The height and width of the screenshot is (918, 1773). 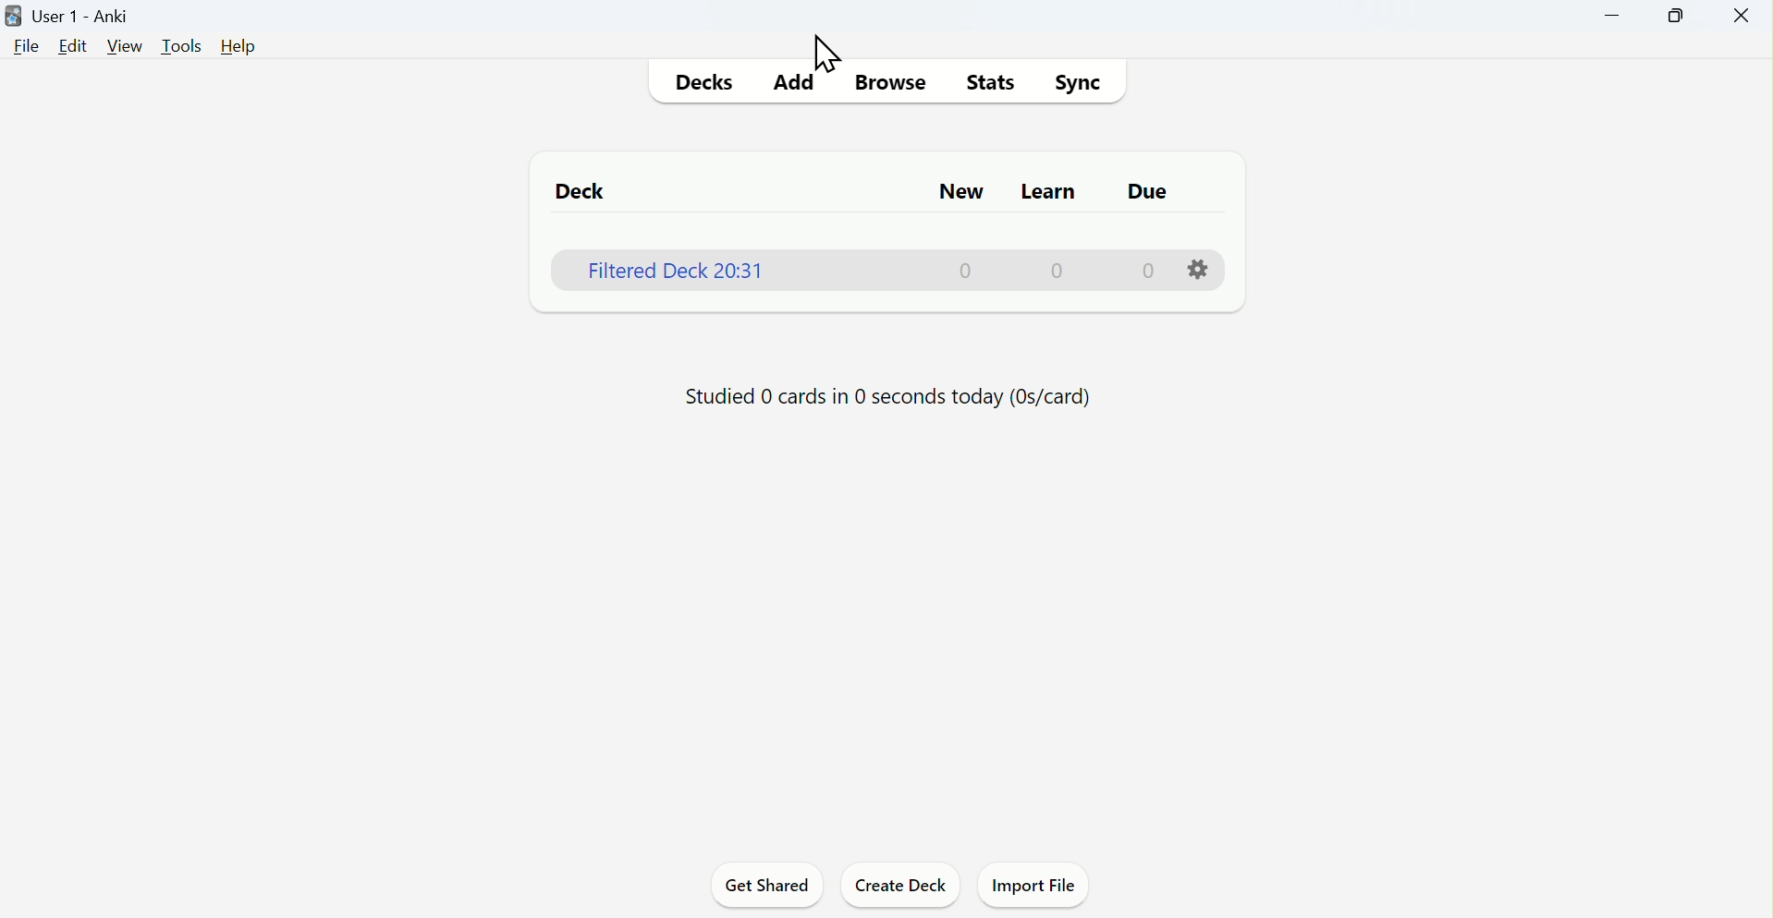 What do you see at coordinates (1144, 200) in the screenshot?
I see `due` at bounding box center [1144, 200].